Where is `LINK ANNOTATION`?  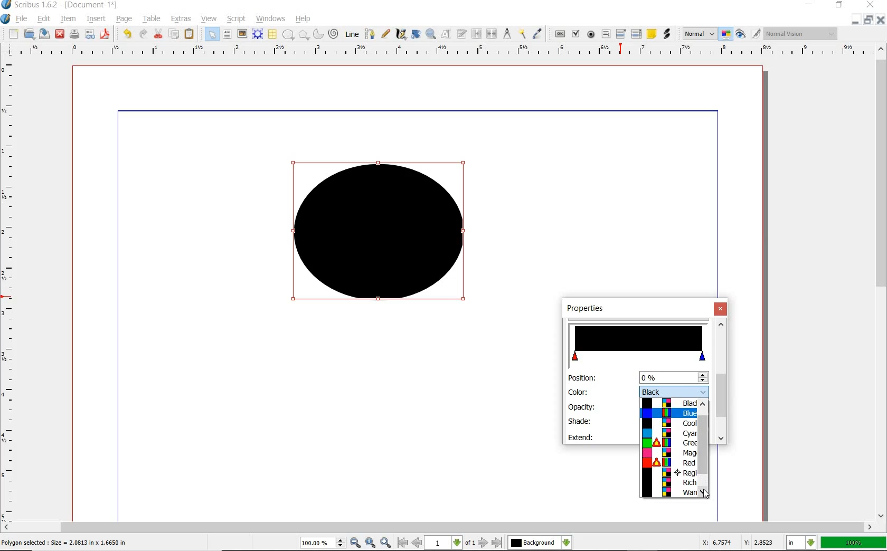 LINK ANNOTATION is located at coordinates (667, 34).